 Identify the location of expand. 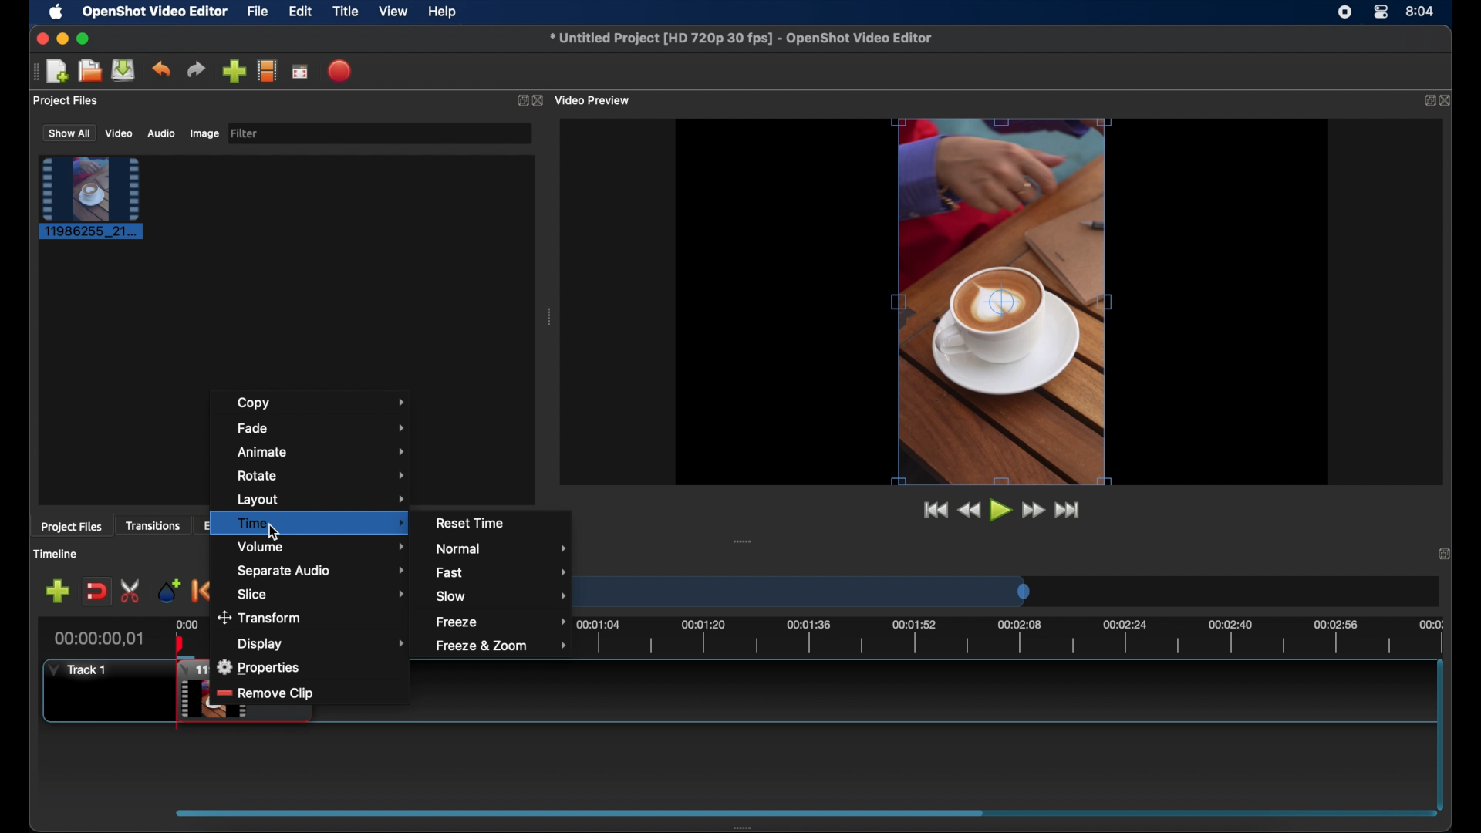
(521, 100).